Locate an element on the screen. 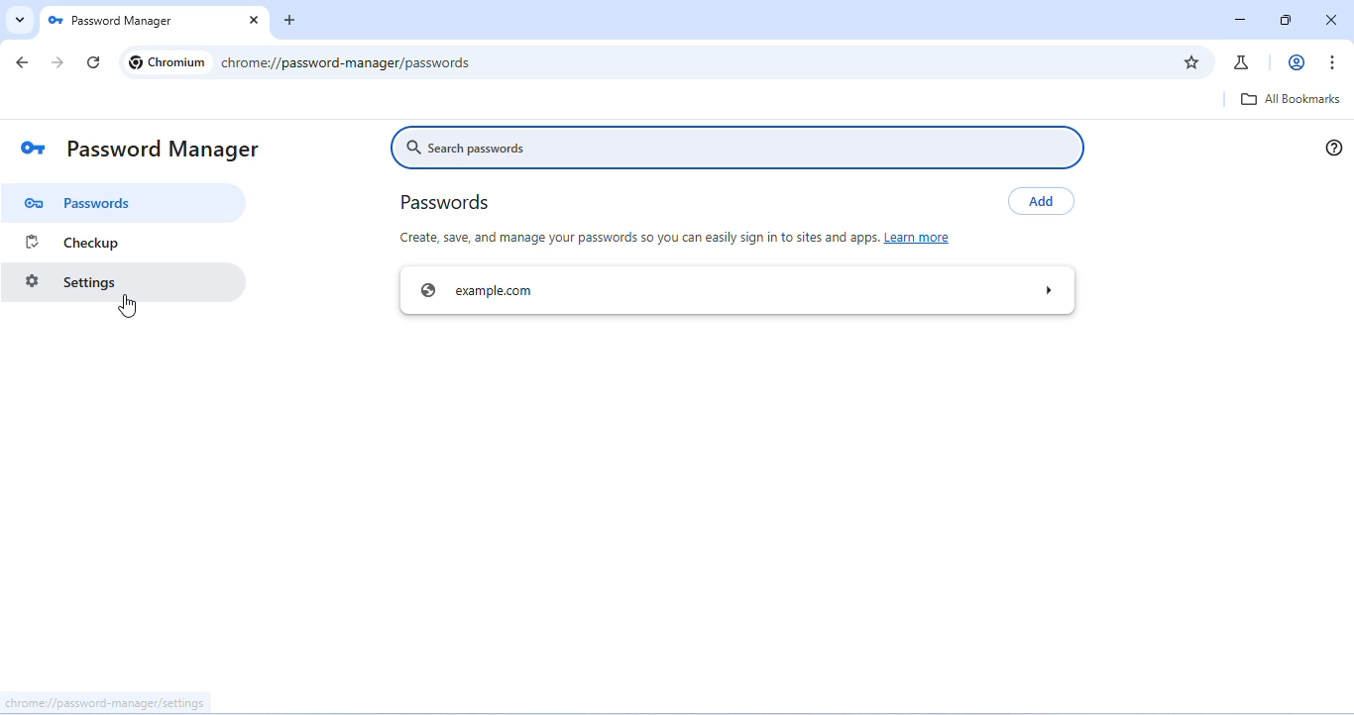  add bookmark is located at coordinates (1193, 60).